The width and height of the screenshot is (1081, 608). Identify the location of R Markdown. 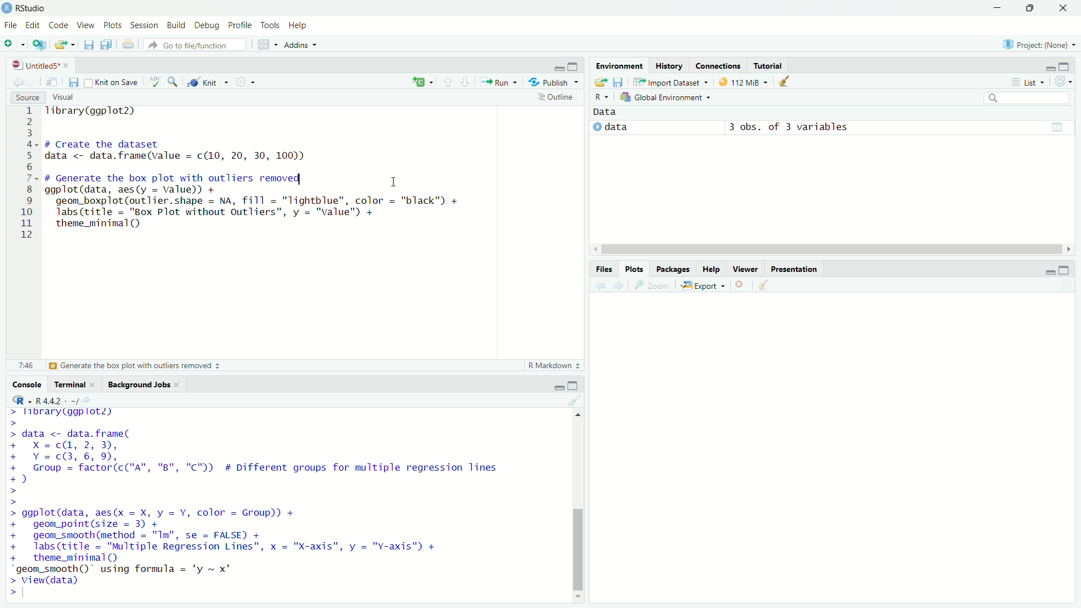
(548, 364).